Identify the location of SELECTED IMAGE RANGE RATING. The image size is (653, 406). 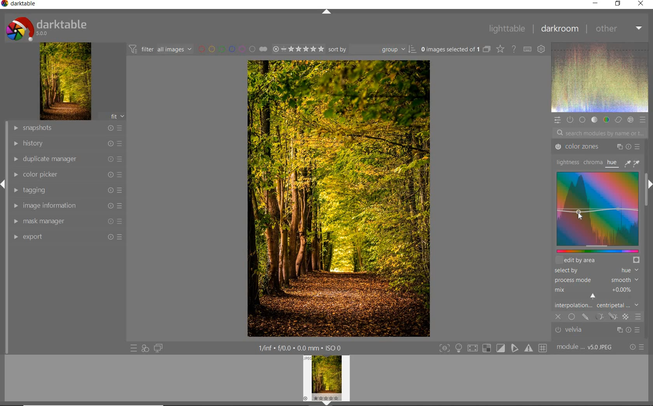
(297, 48).